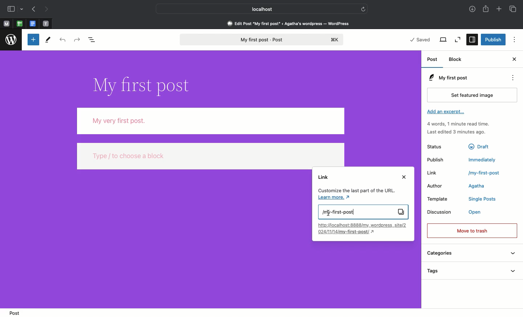 This screenshot has width=523, height=317. What do you see at coordinates (93, 39) in the screenshot?
I see `Document overview` at bounding box center [93, 39].